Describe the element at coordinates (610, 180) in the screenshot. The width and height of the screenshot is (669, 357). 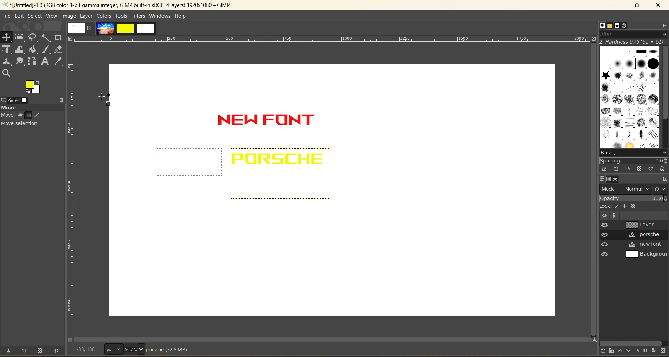
I see `channels` at that location.